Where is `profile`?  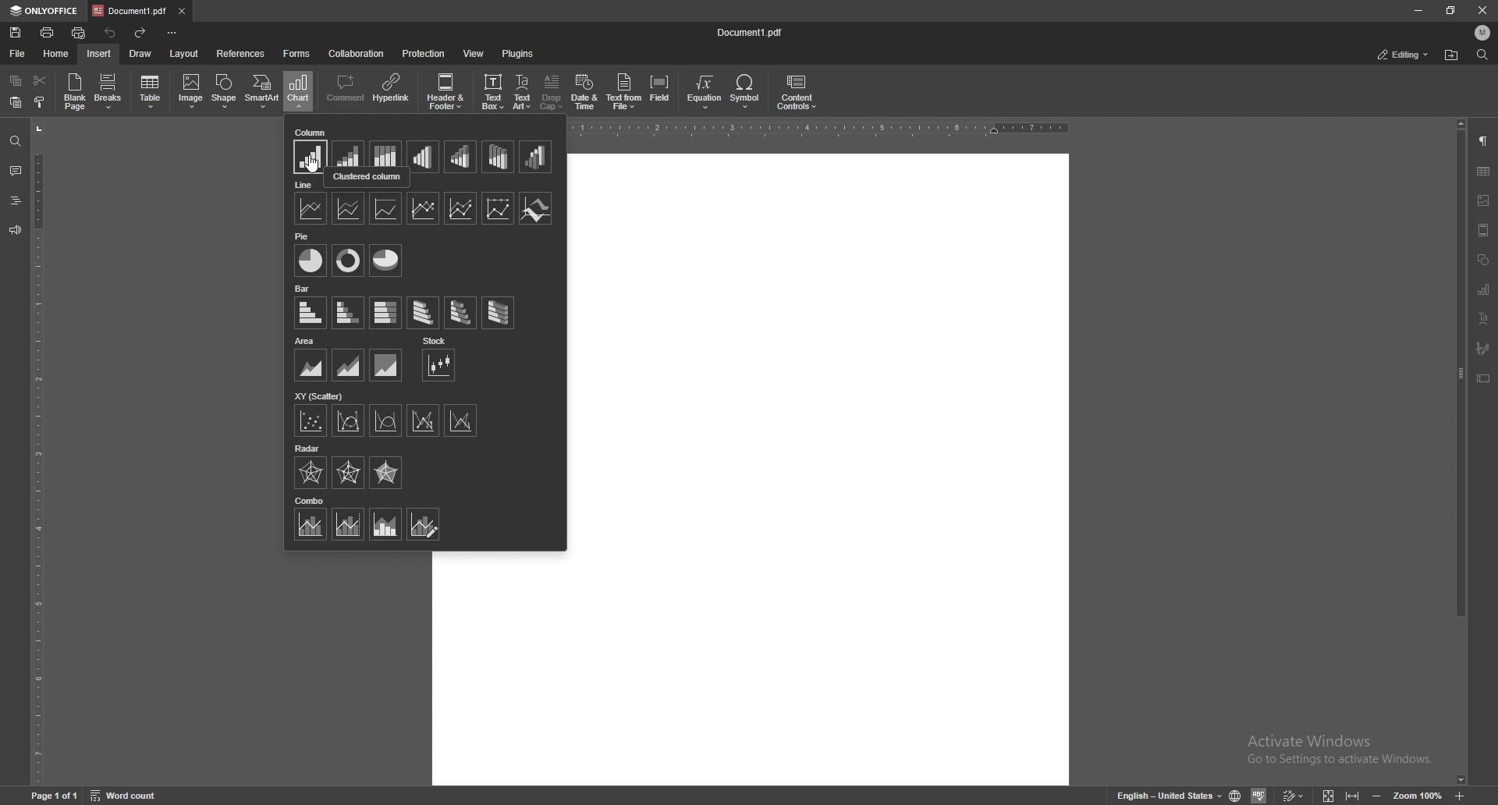 profile is located at coordinates (1483, 32).